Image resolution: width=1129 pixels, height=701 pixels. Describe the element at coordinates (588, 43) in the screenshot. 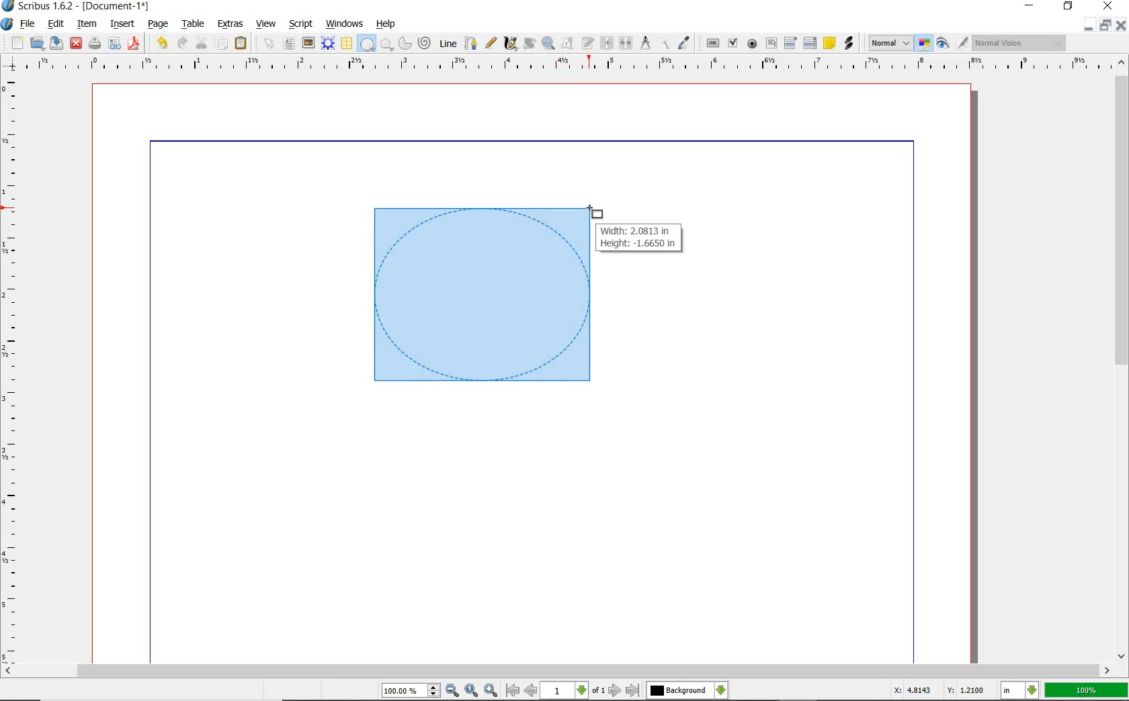

I see `EDIT TEXT WITH STORY EDITOR` at that location.